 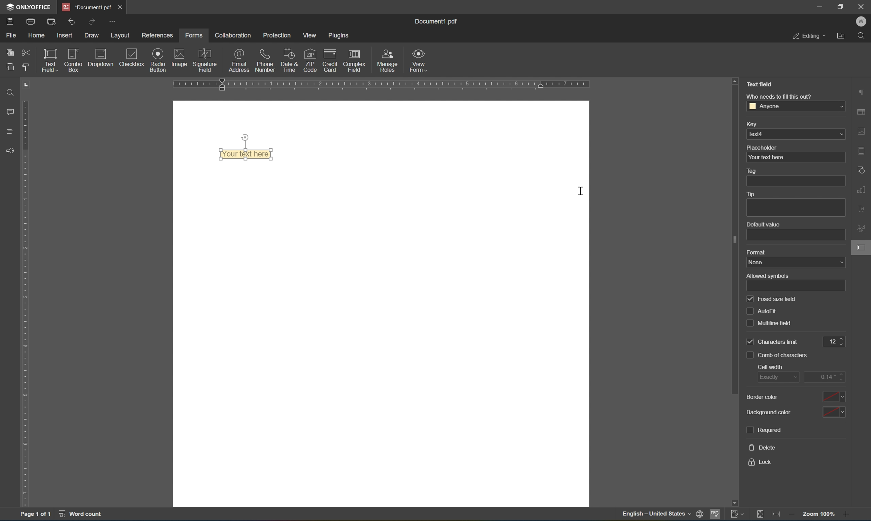 What do you see at coordinates (862, 229) in the screenshot?
I see `signature settings` at bounding box center [862, 229].